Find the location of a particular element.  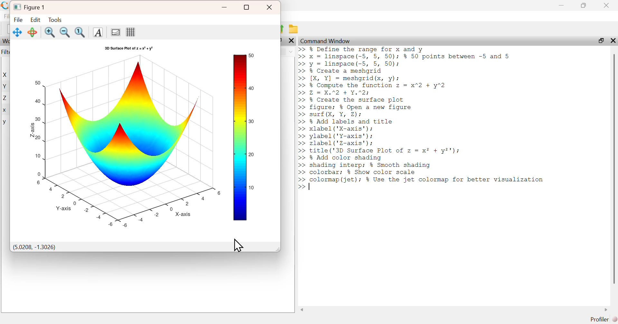

Y is located at coordinates (5, 86).